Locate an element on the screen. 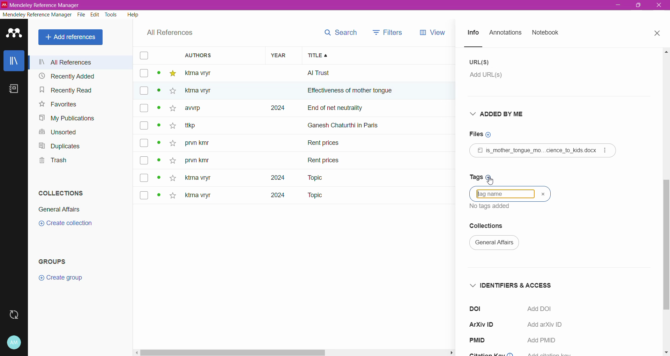 Image resolution: width=670 pixels, height=356 pixels. Last sync is located at coordinates (14, 315).